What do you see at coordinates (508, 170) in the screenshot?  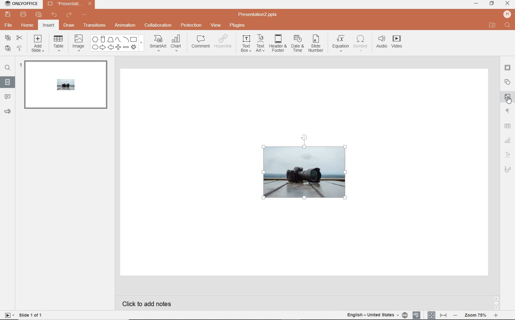 I see `signature` at bounding box center [508, 170].